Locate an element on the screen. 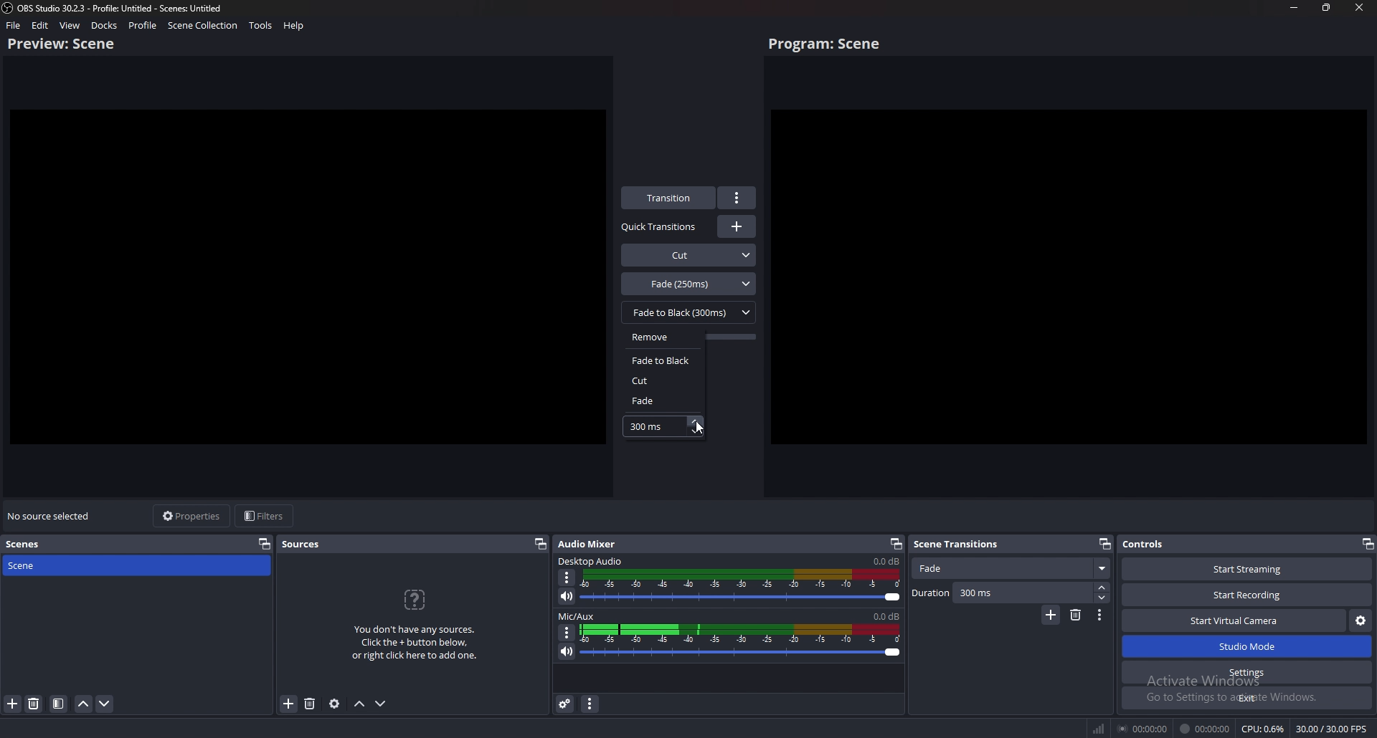 The height and width of the screenshot is (738, 1377). help is located at coordinates (293, 26).